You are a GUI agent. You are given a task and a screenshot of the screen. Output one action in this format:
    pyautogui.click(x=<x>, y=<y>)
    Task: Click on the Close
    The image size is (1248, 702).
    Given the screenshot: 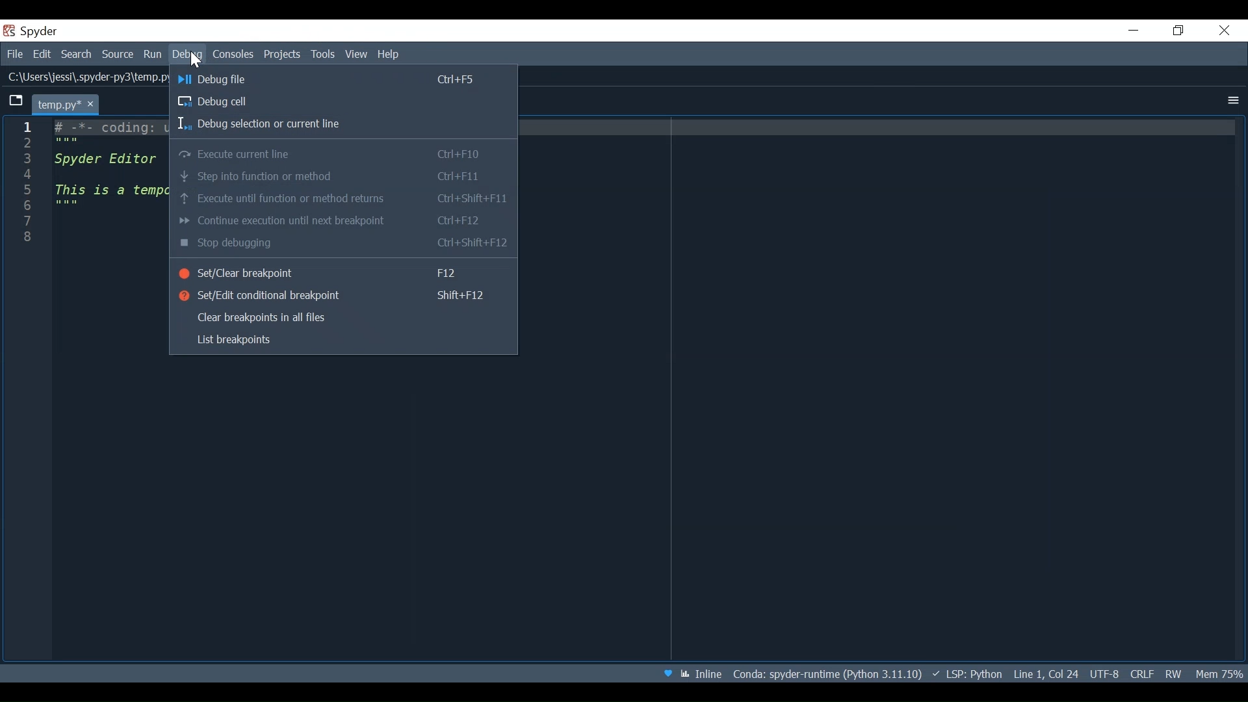 What is the action you would take?
    pyautogui.click(x=1224, y=30)
    